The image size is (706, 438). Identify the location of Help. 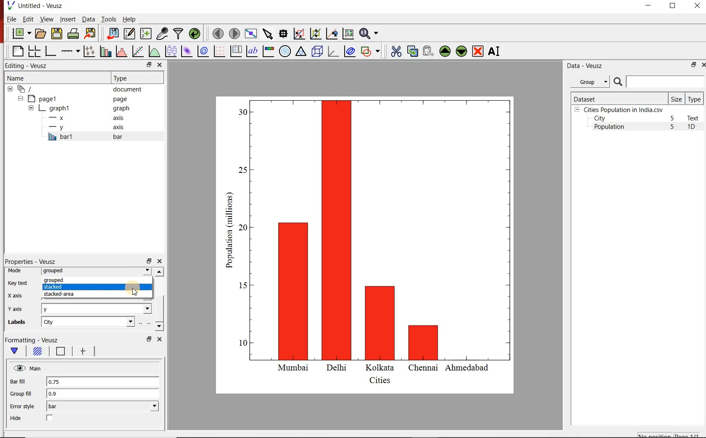
(130, 19).